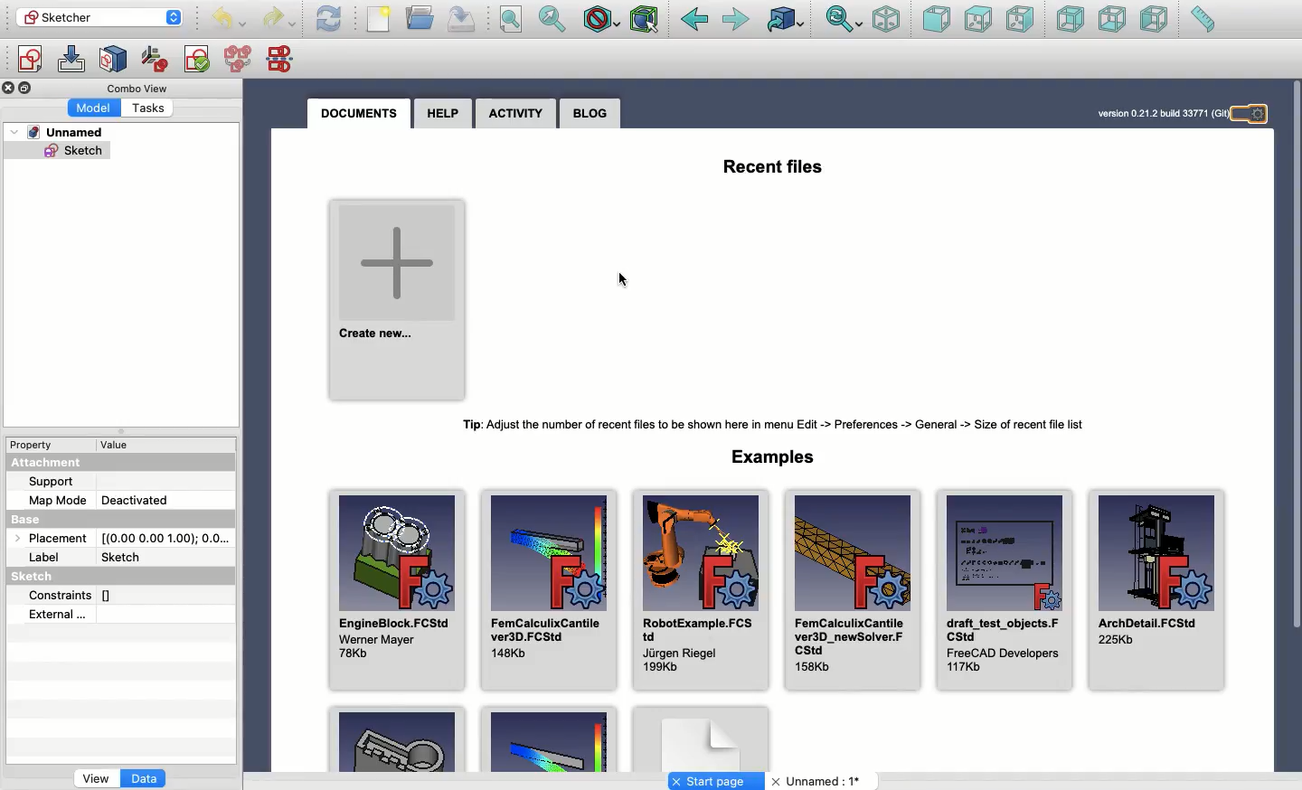 Image resolution: width=1302 pixels, height=790 pixels. What do you see at coordinates (399, 590) in the screenshot?
I see `EngineBlock.FCStd Wener Mayer 78Kb` at bounding box center [399, 590].